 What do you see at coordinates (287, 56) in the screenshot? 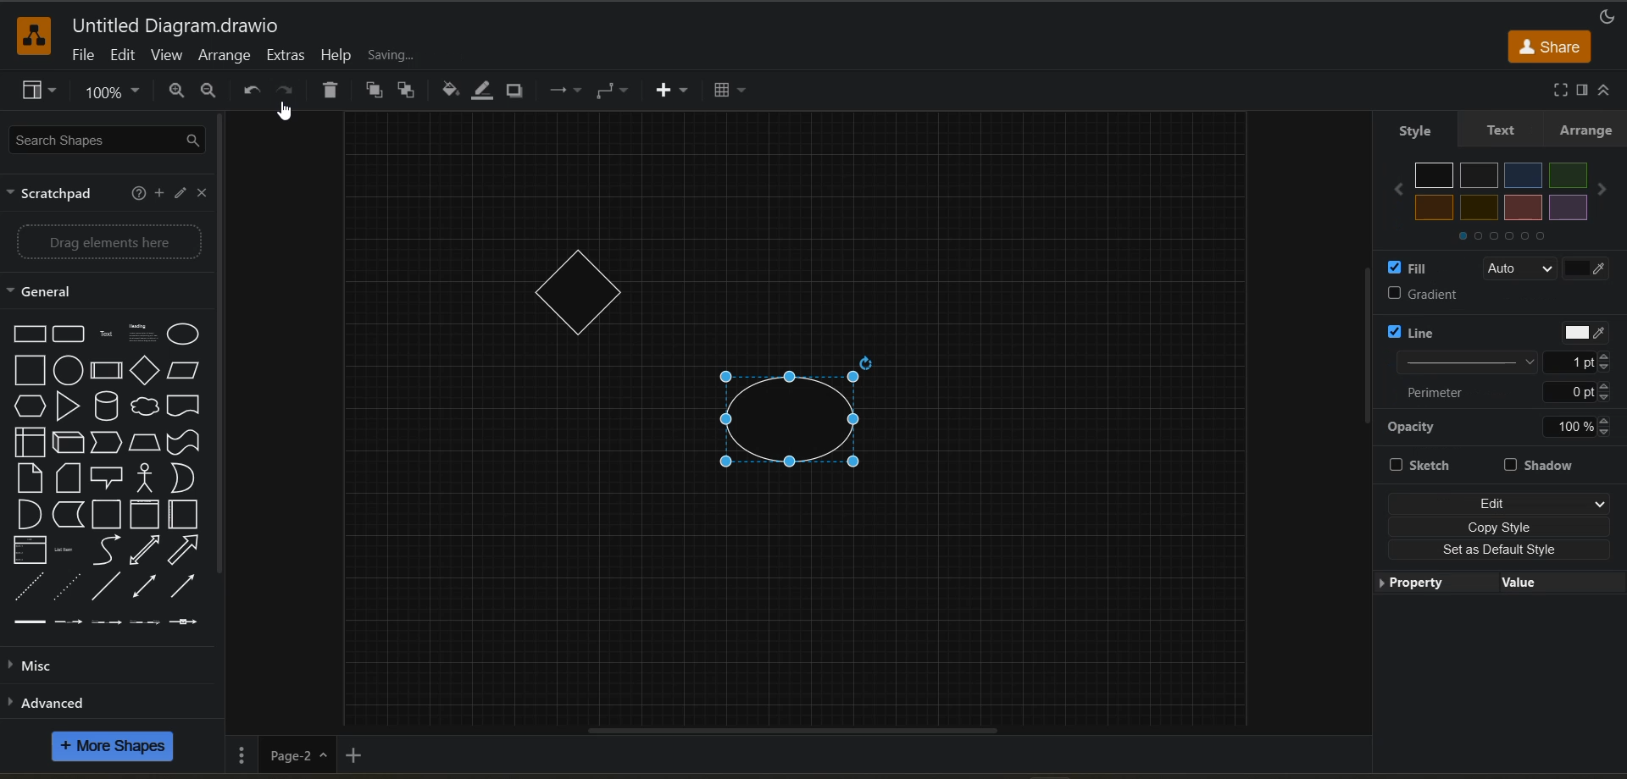
I see `extras` at bounding box center [287, 56].